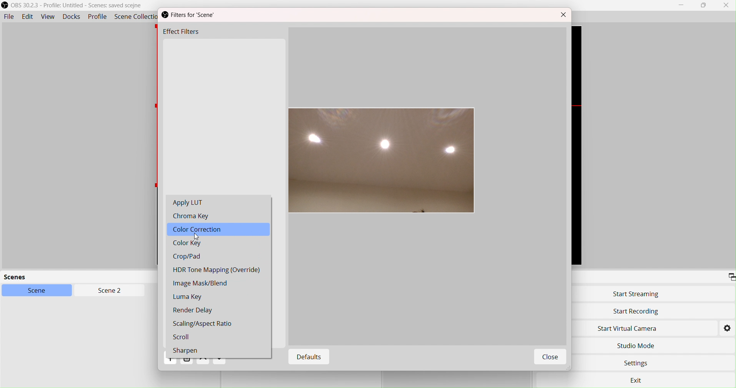  I want to click on Settings, so click(638, 364).